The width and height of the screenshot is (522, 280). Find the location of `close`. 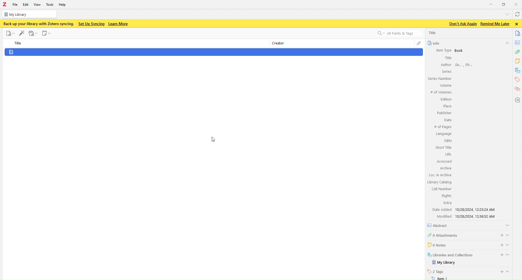

close is located at coordinates (518, 24).